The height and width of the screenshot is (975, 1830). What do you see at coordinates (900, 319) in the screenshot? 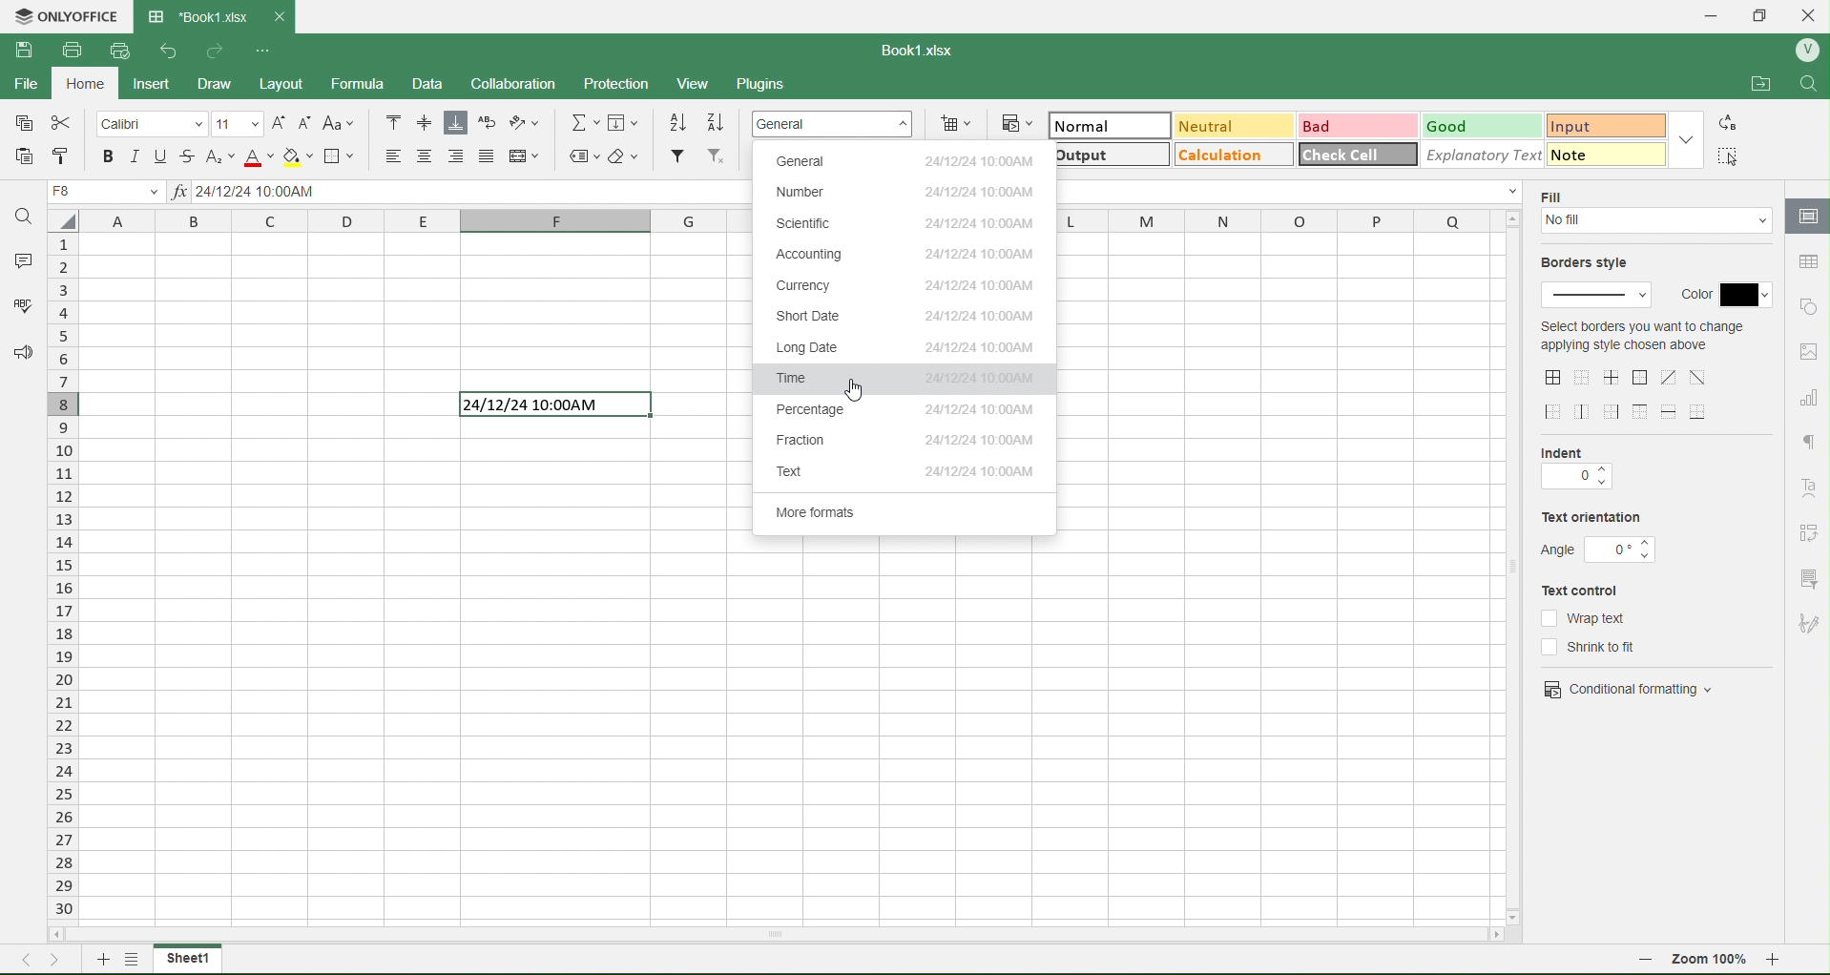
I see `Short Date` at bounding box center [900, 319].